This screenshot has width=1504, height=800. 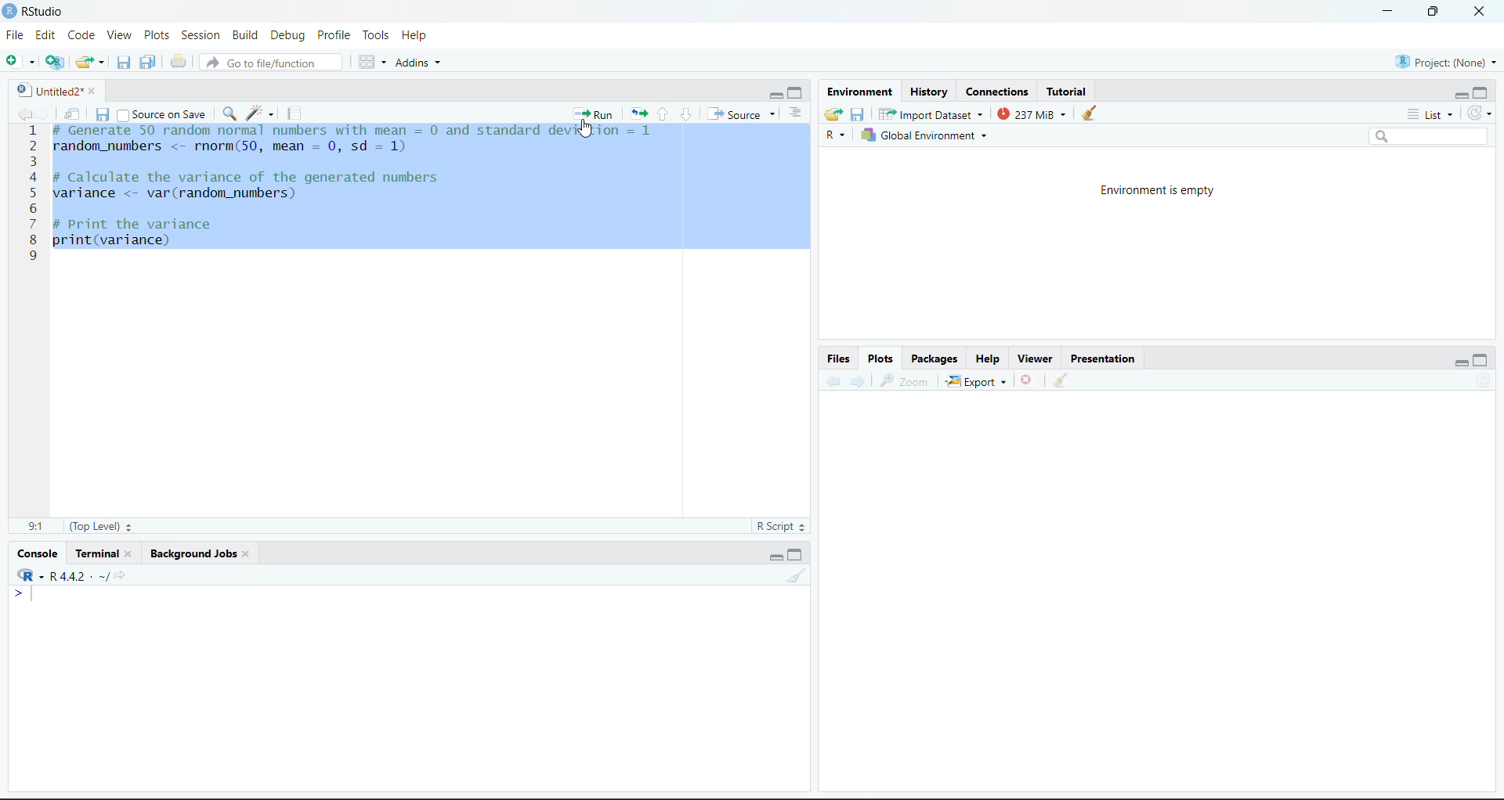 I want to click on clear, so click(x=249, y=553).